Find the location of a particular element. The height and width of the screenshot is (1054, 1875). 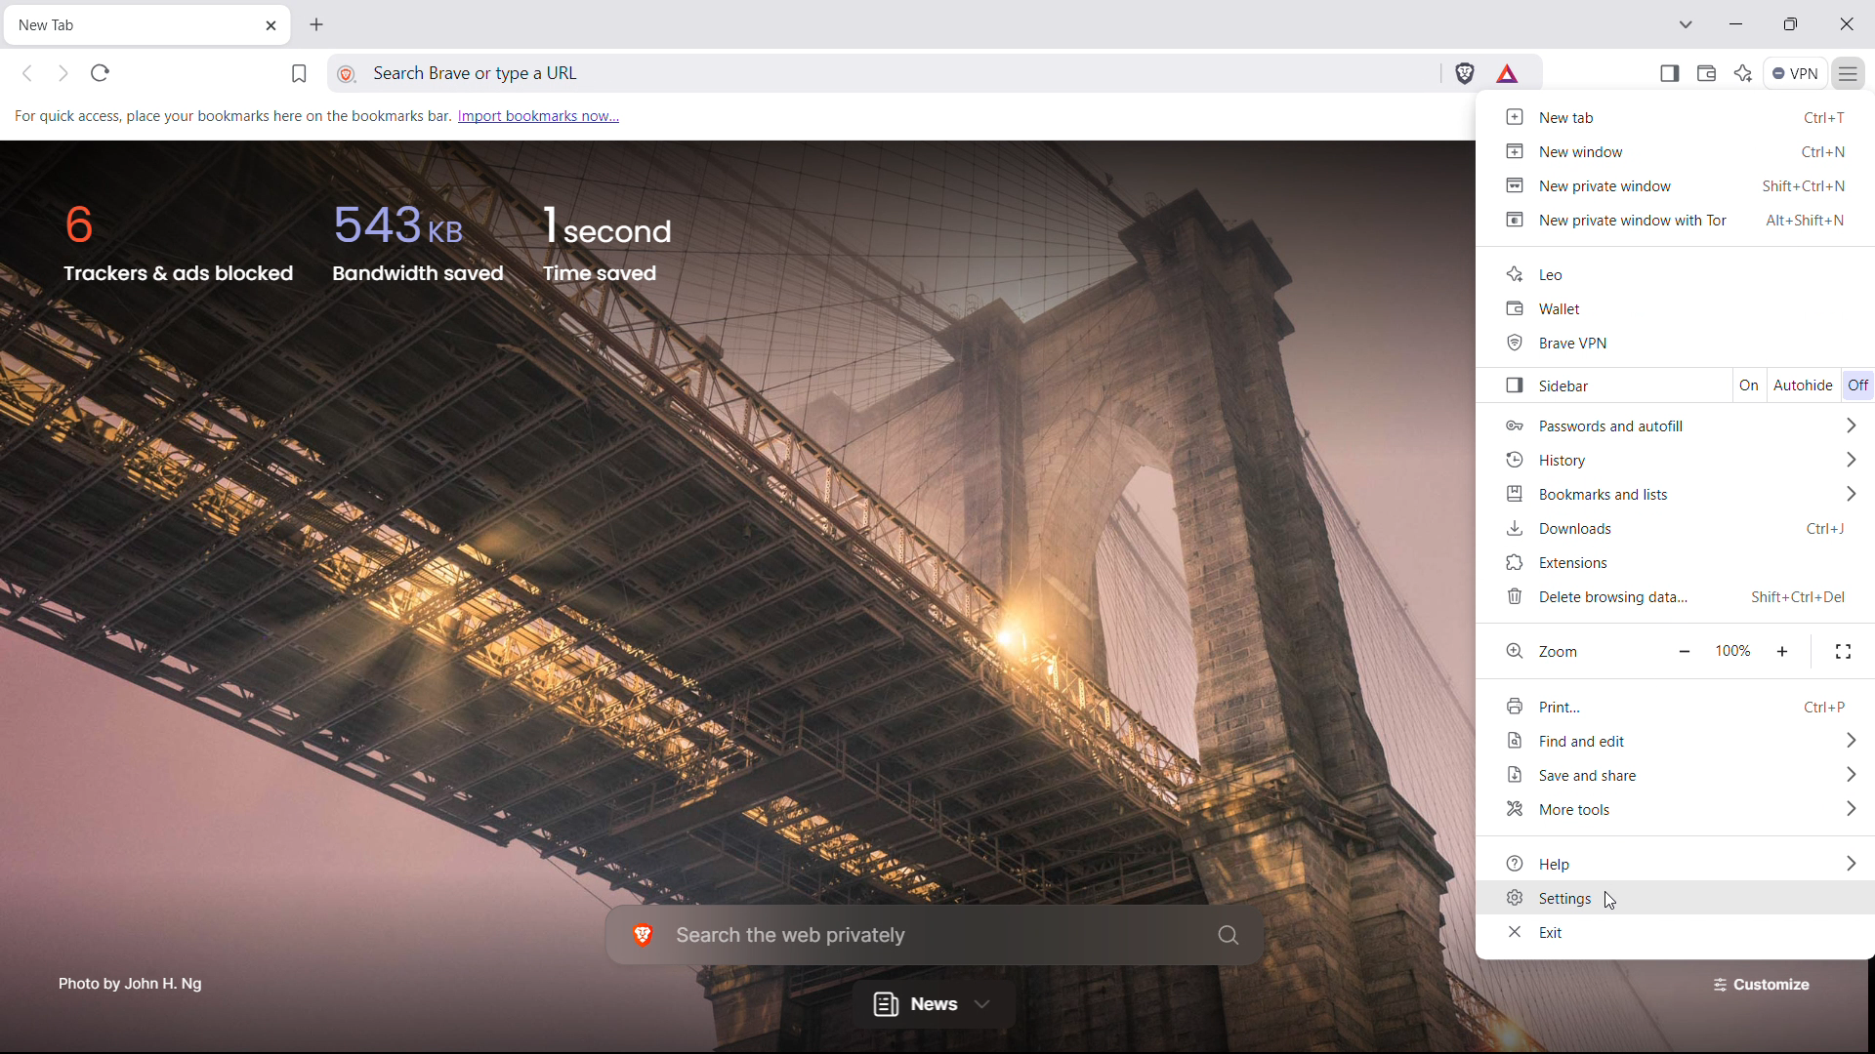

more tools is located at coordinates (1678, 809).